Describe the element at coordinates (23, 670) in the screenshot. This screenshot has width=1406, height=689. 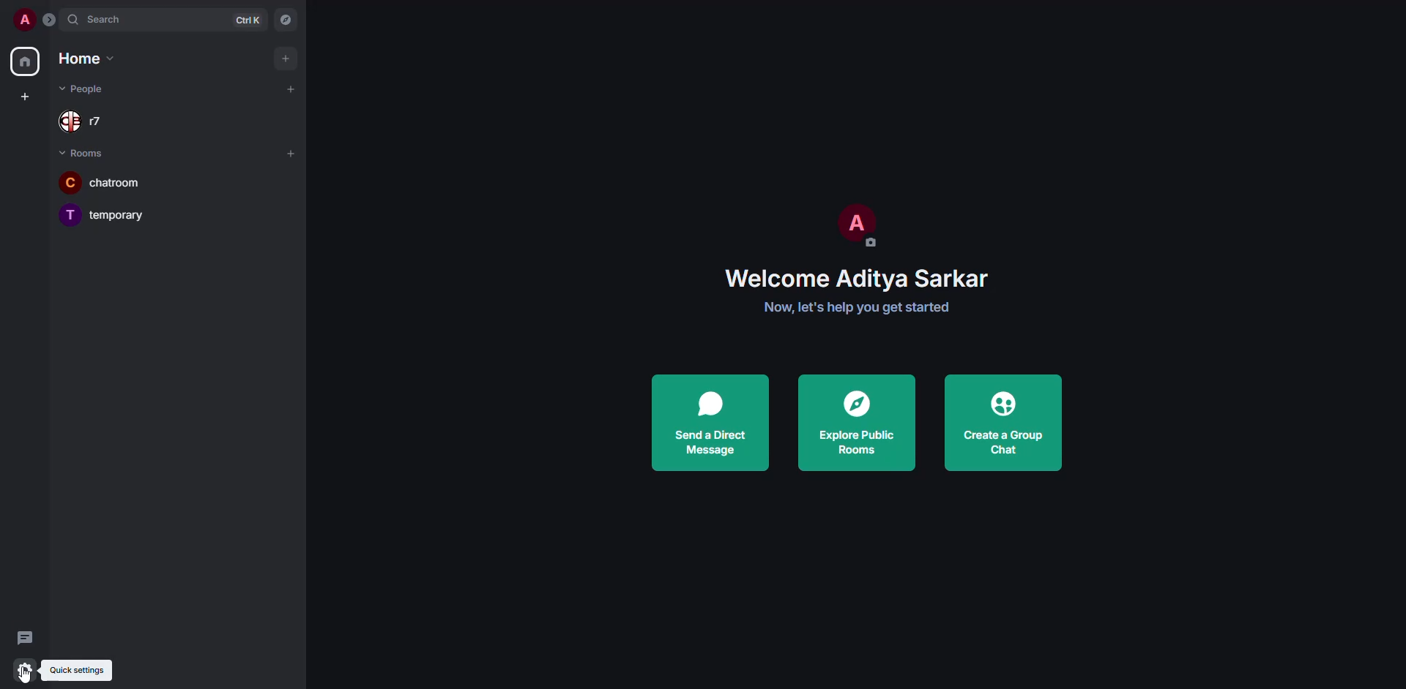
I see `quick settings` at that location.